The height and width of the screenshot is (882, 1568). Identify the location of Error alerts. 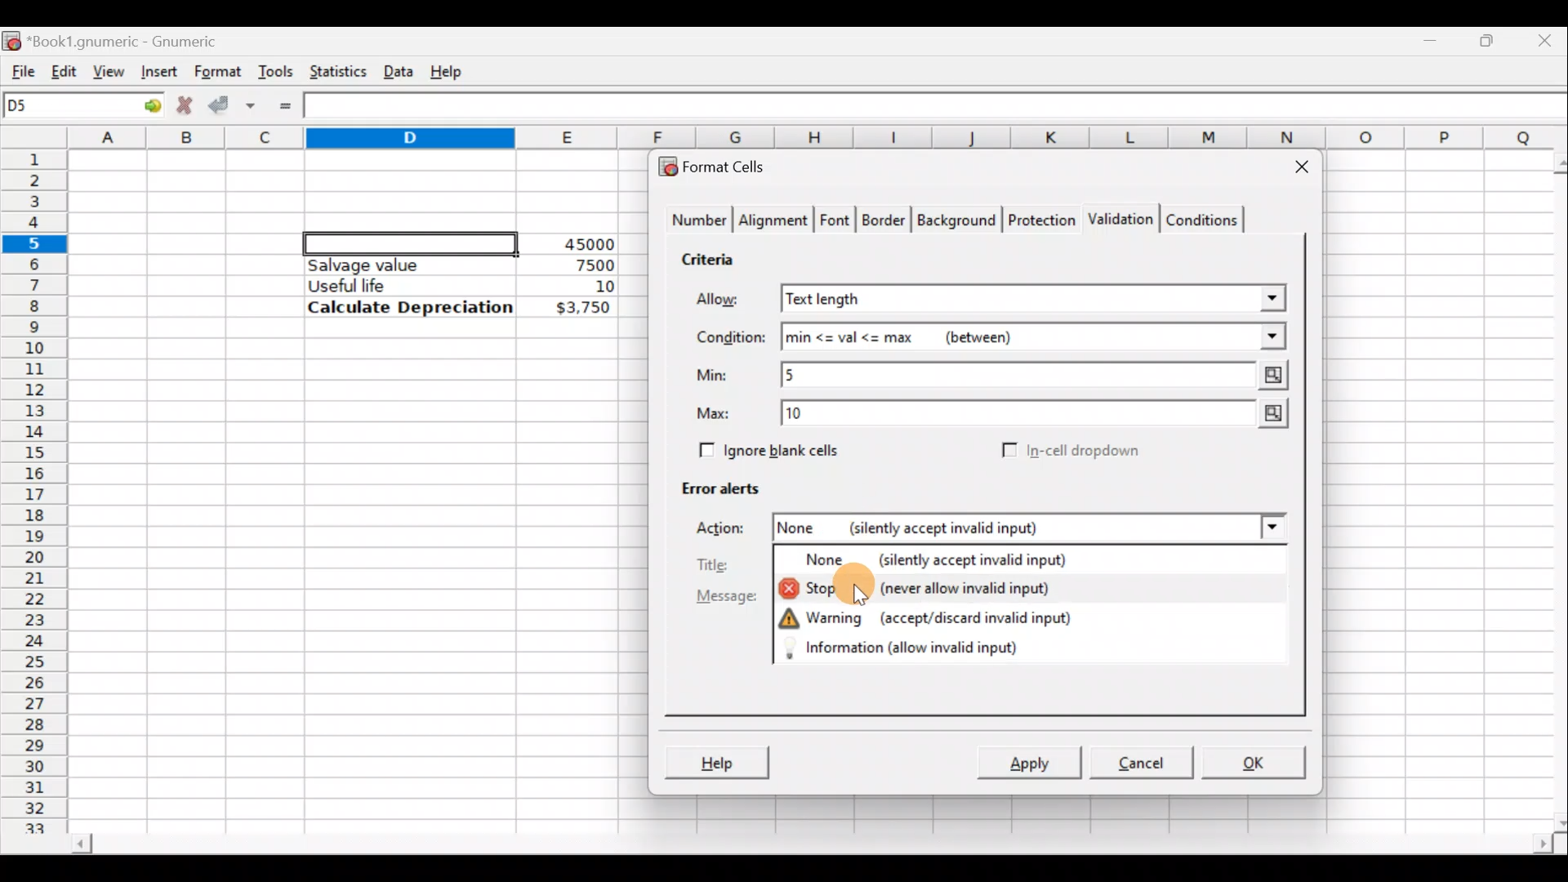
(712, 485).